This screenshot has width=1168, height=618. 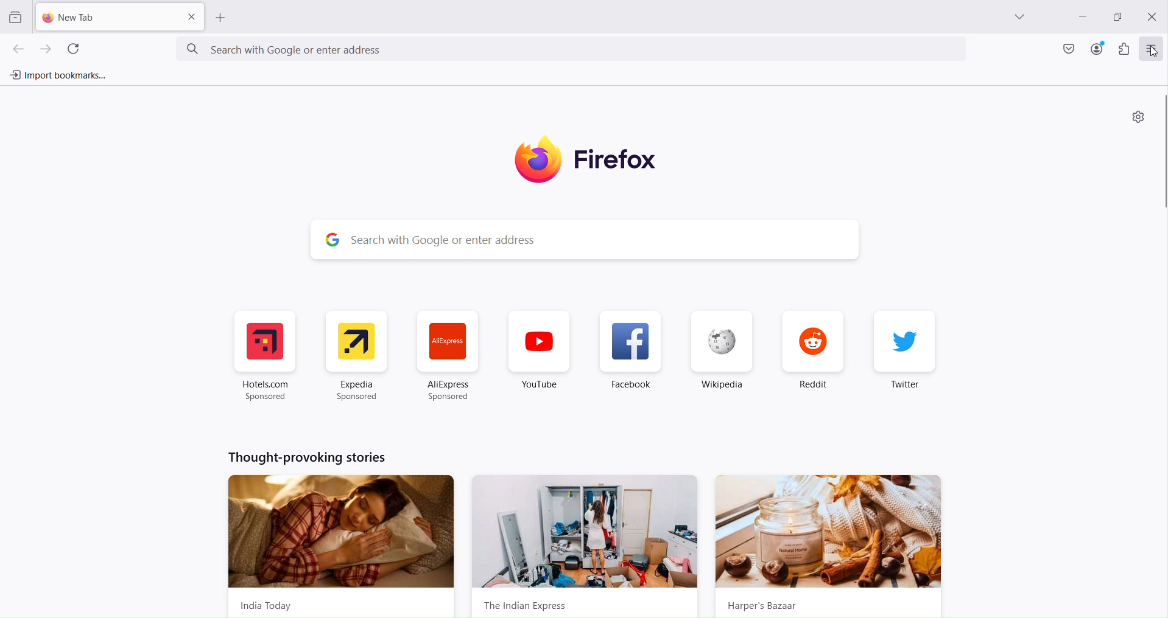 I want to click on Cursor, so click(x=1154, y=52).